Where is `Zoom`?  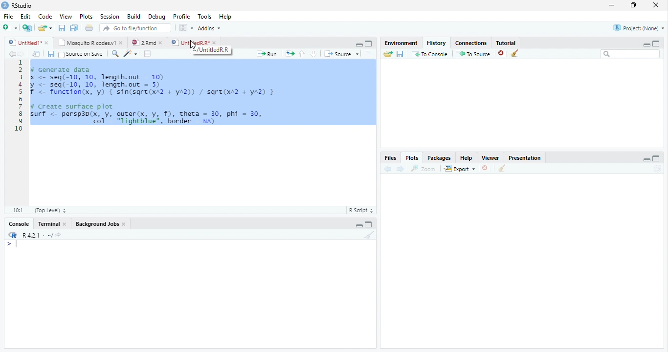
Zoom is located at coordinates (423, 169).